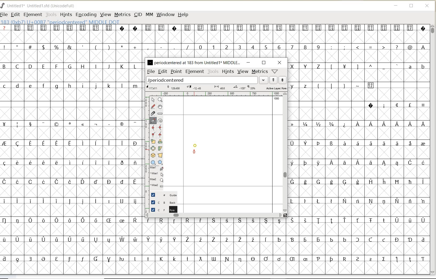 The height and width of the screenshot is (279, 436). Describe the element at coordinates (71, 86) in the screenshot. I see `lowercase letters` at that location.